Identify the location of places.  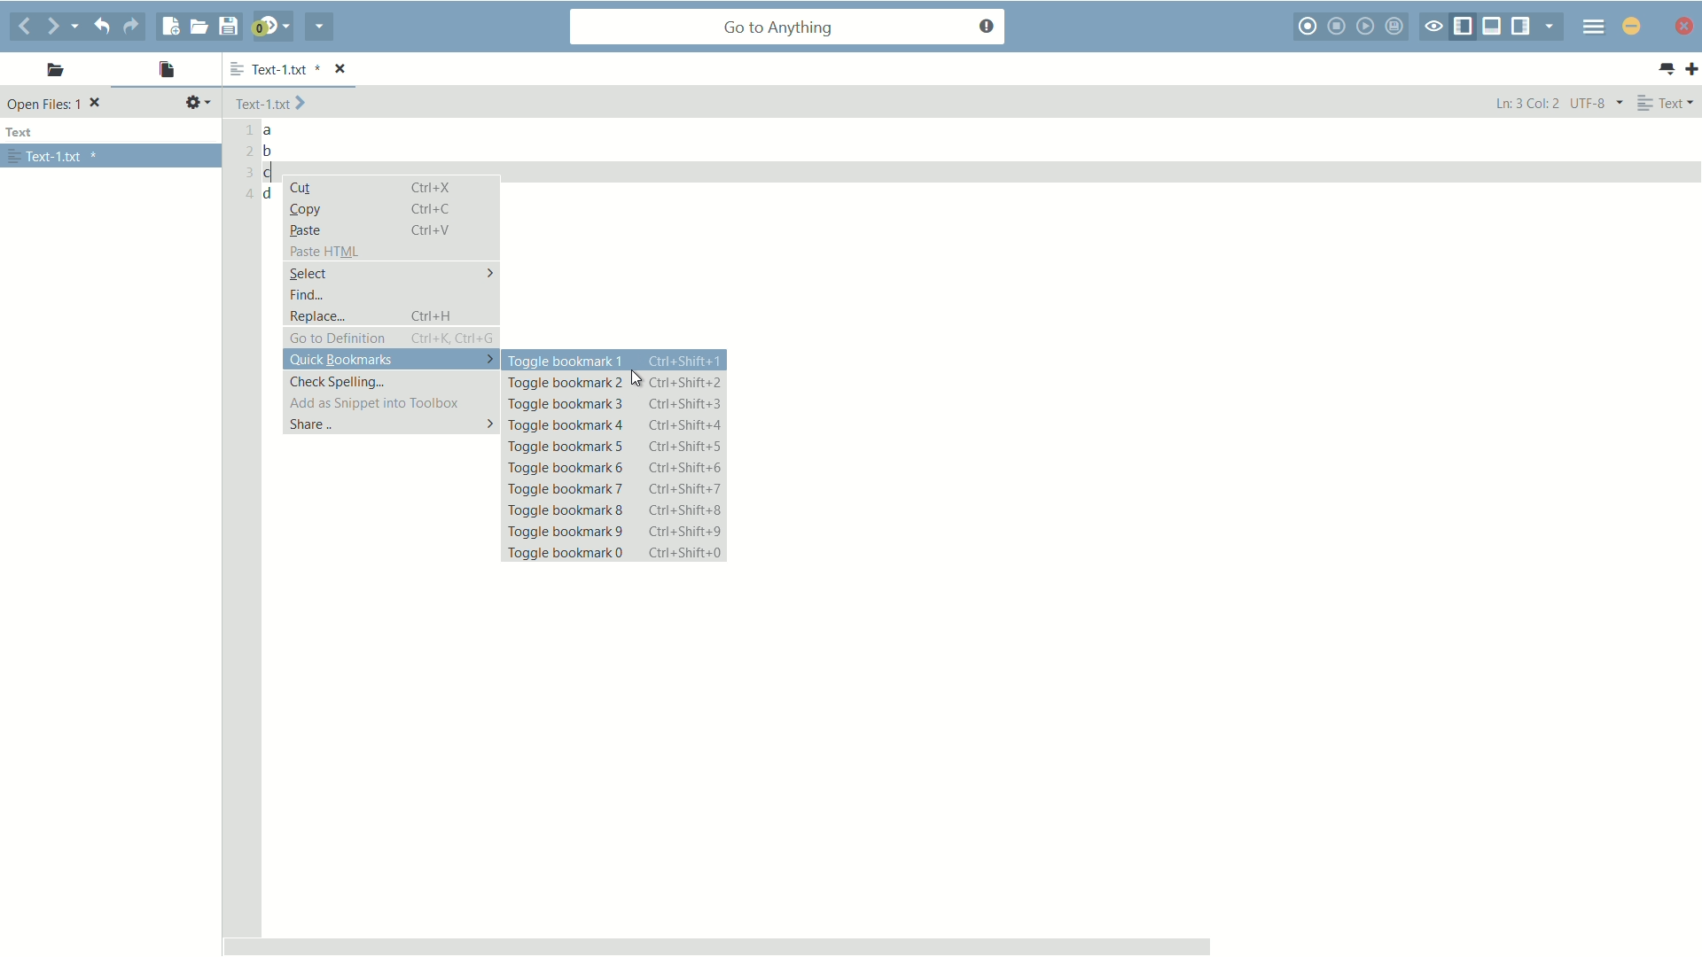
(51, 73).